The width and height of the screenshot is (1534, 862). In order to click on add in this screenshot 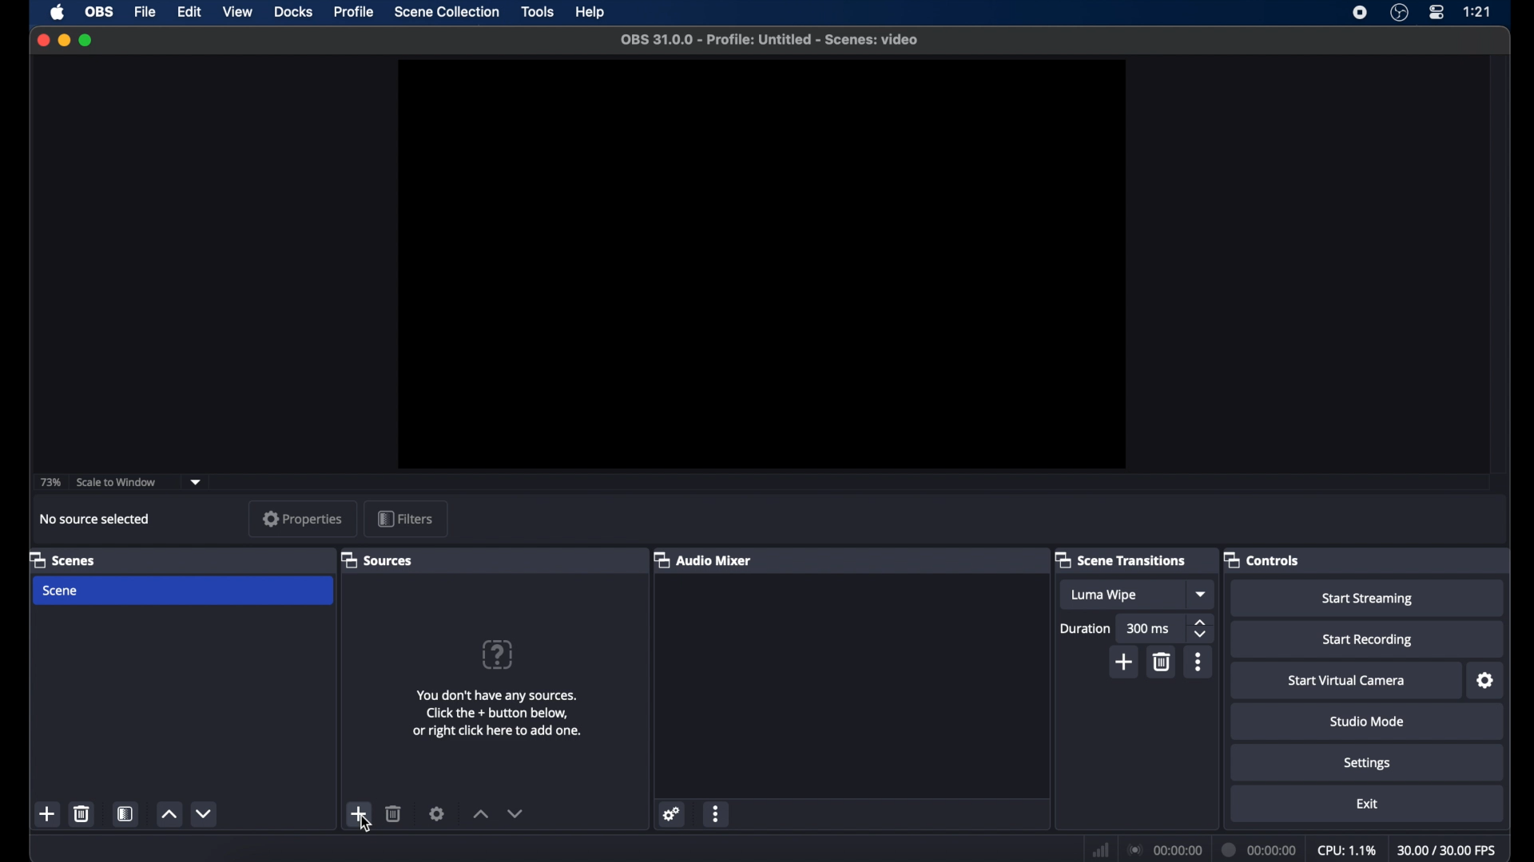, I will do `click(47, 813)`.